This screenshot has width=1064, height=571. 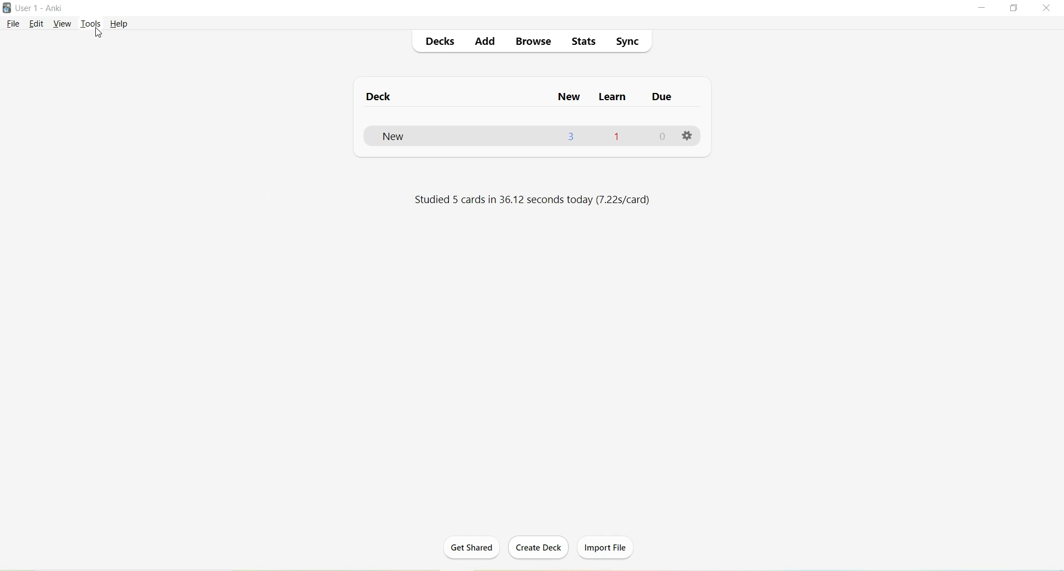 I want to click on Cursor, so click(x=98, y=34).